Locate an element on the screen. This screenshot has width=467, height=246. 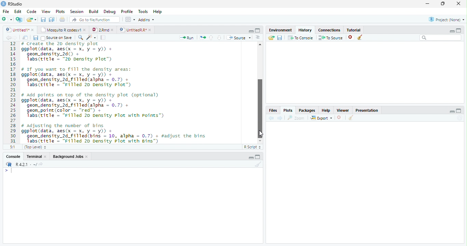
New file is located at coordinates (7, 19).